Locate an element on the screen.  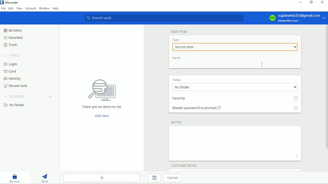
Help is located at coordinates (56, 8).